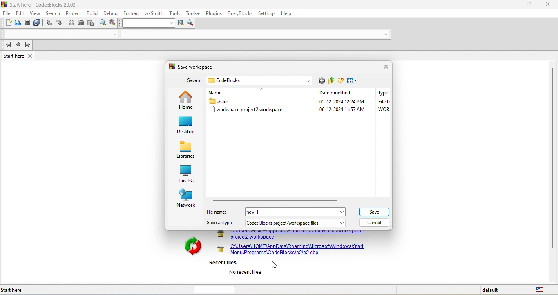  Describe the element at coordinates (187, 199) in the screenshot. I see `network` at that location.